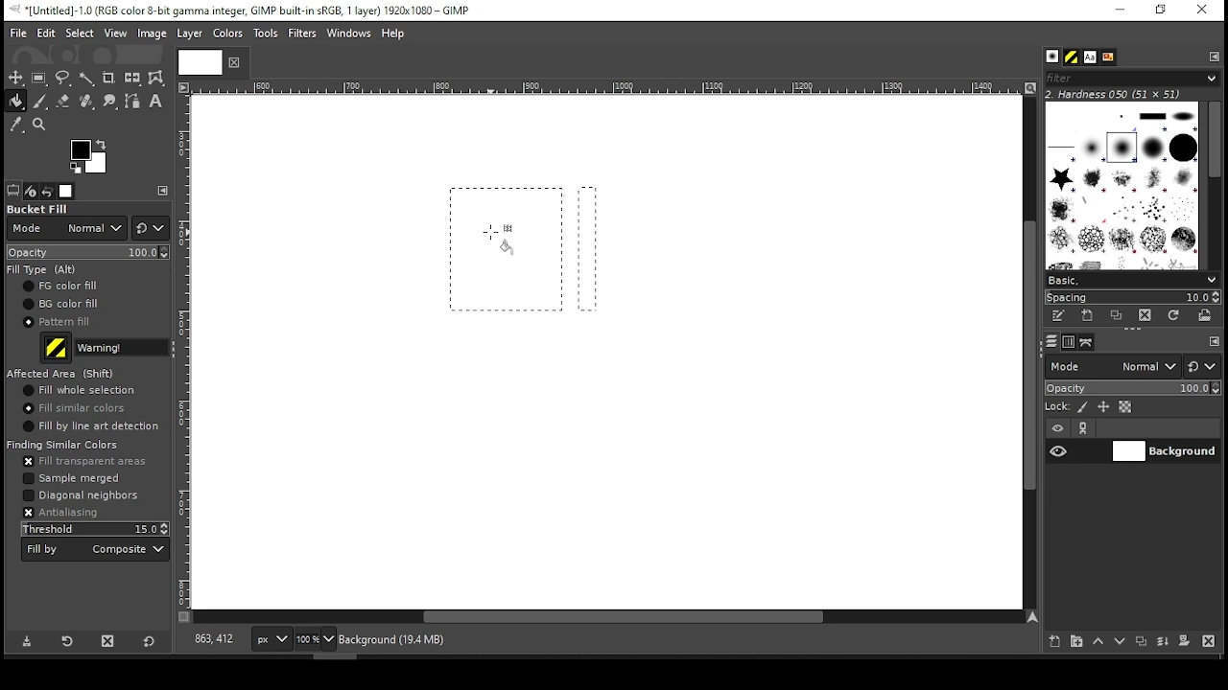 This screenshot has height=690, width=1228. What do you see at coordinates (31, 191) in the screenshot?
I see `device status` at bounding box center [31, 191].